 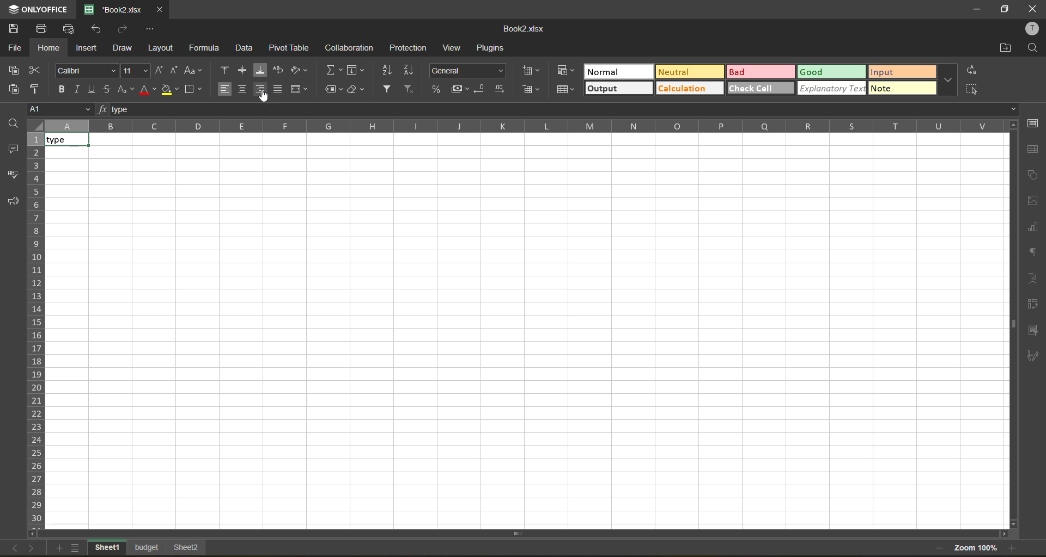 I want to click on normal, so click(x=618, y=70).